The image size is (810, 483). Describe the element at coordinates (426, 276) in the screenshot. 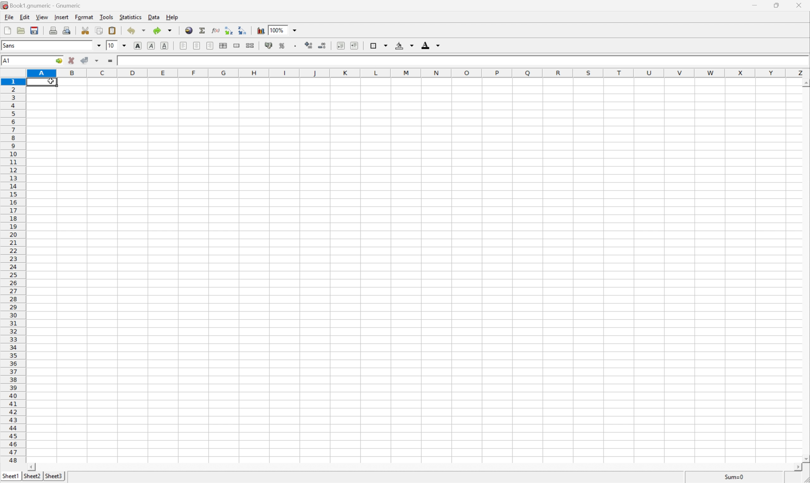

I see `Cells` at that location.